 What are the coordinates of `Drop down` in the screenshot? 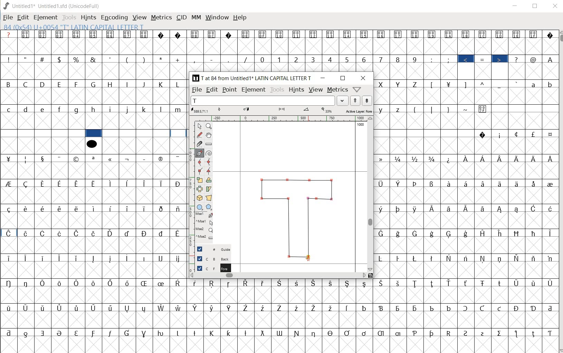 It's located at (343, 101).